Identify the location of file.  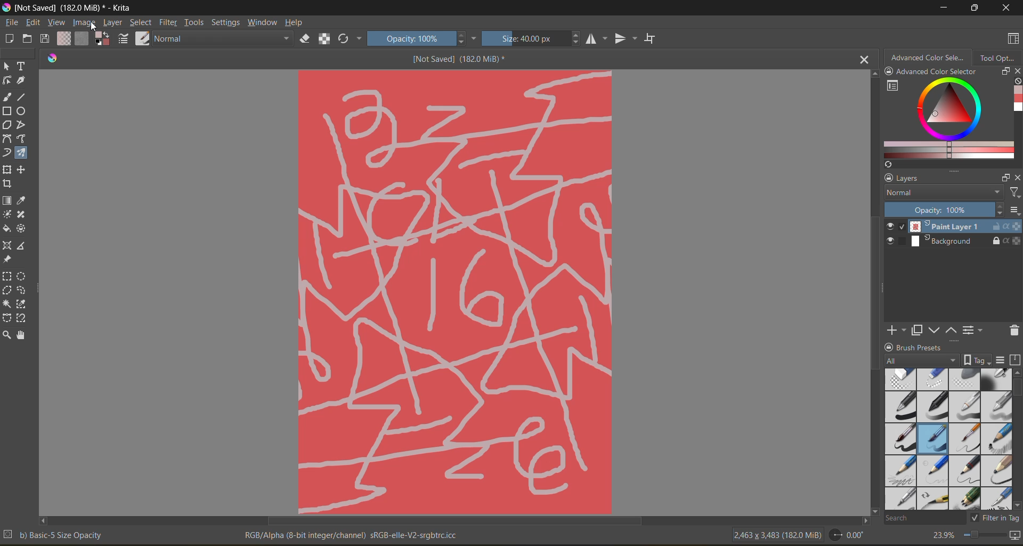
(13, 23).